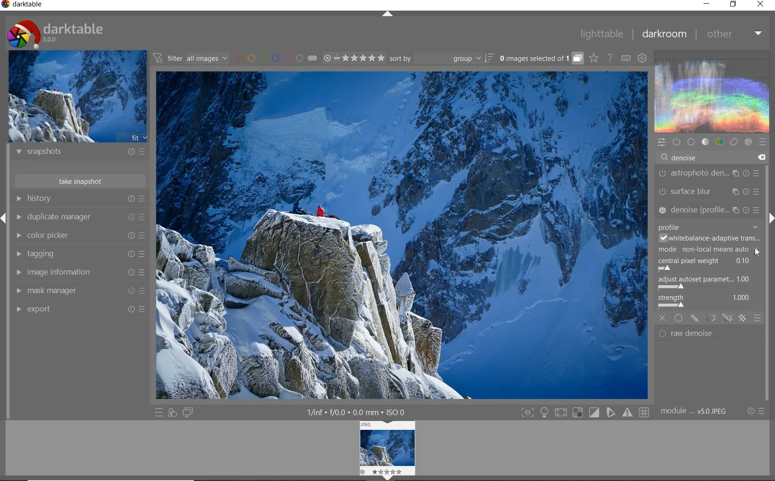 The height and width of the screenshot is (481, 775). I want to click on tone, so click(705, 141).